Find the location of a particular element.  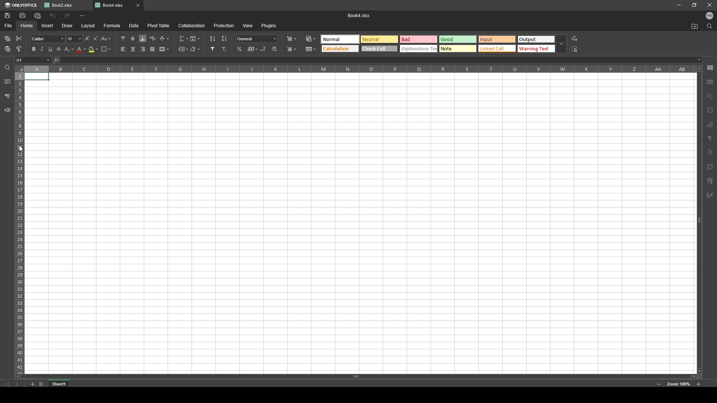

quick print is located at coordinates (38, 16).